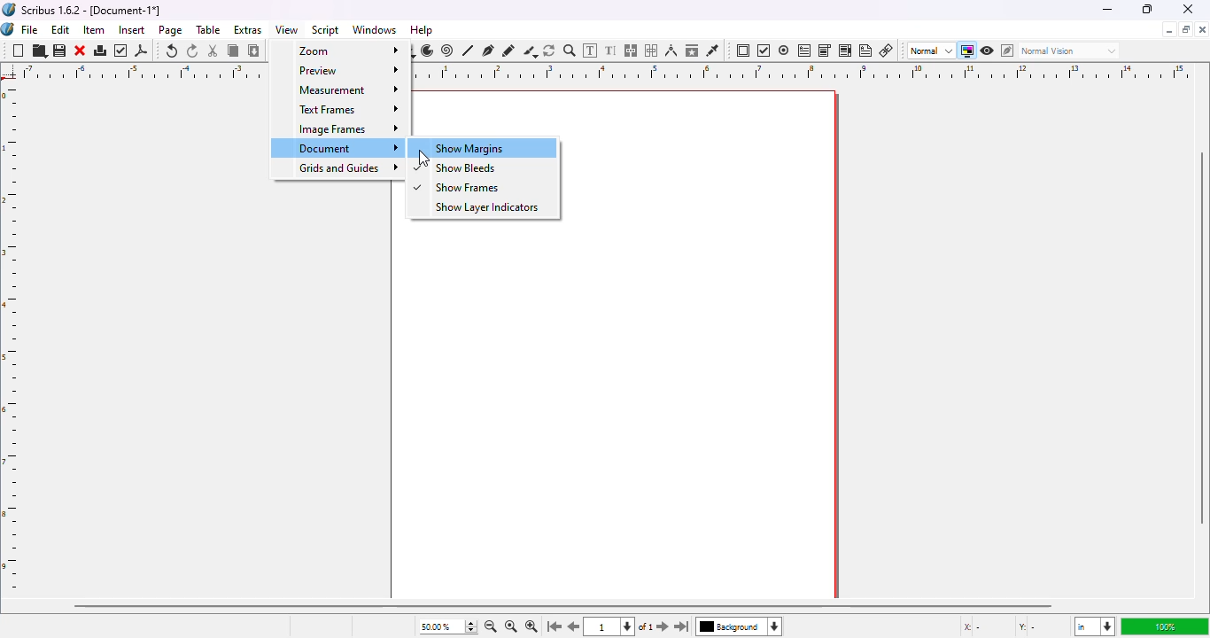  Describe the element at coordinates (487, 168) in the screenshot. I see `show bleeds` at that location.